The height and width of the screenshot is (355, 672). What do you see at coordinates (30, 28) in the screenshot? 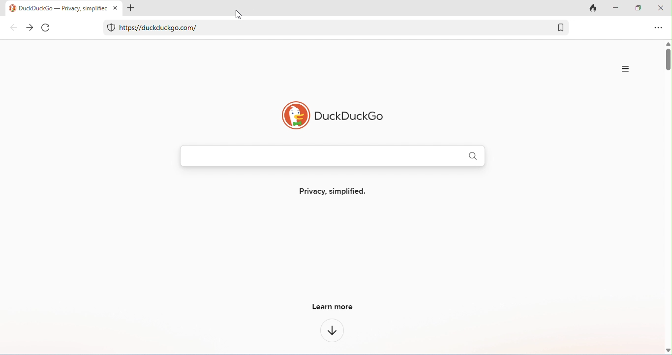
I see `color change in forward` at bounding box center [30, 28].